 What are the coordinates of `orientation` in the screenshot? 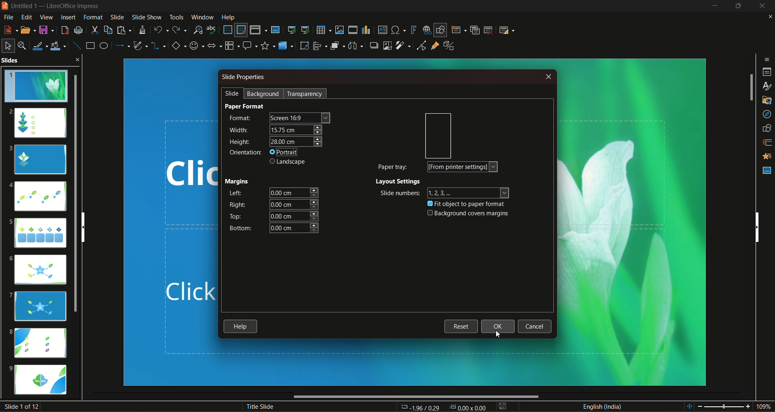 It's located at (245, 152).